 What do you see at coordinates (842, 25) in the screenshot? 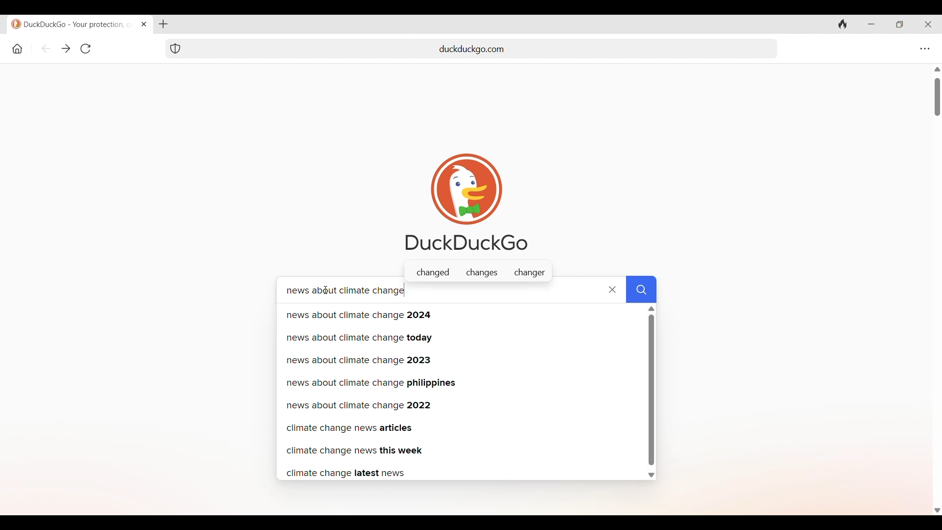
I see `Clear history` at bounding box center [842, 25].